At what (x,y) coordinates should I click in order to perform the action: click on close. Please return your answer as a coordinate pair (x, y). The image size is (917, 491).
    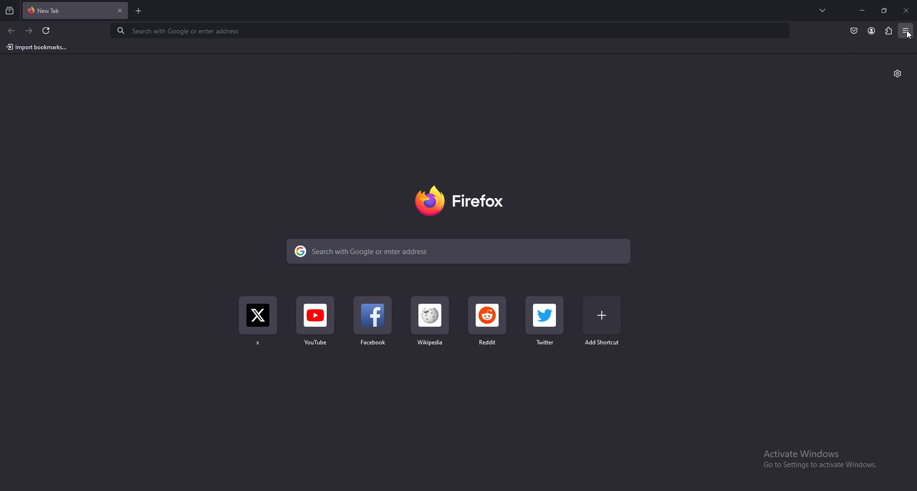
    Looking at the image, I should click on (905, 11).